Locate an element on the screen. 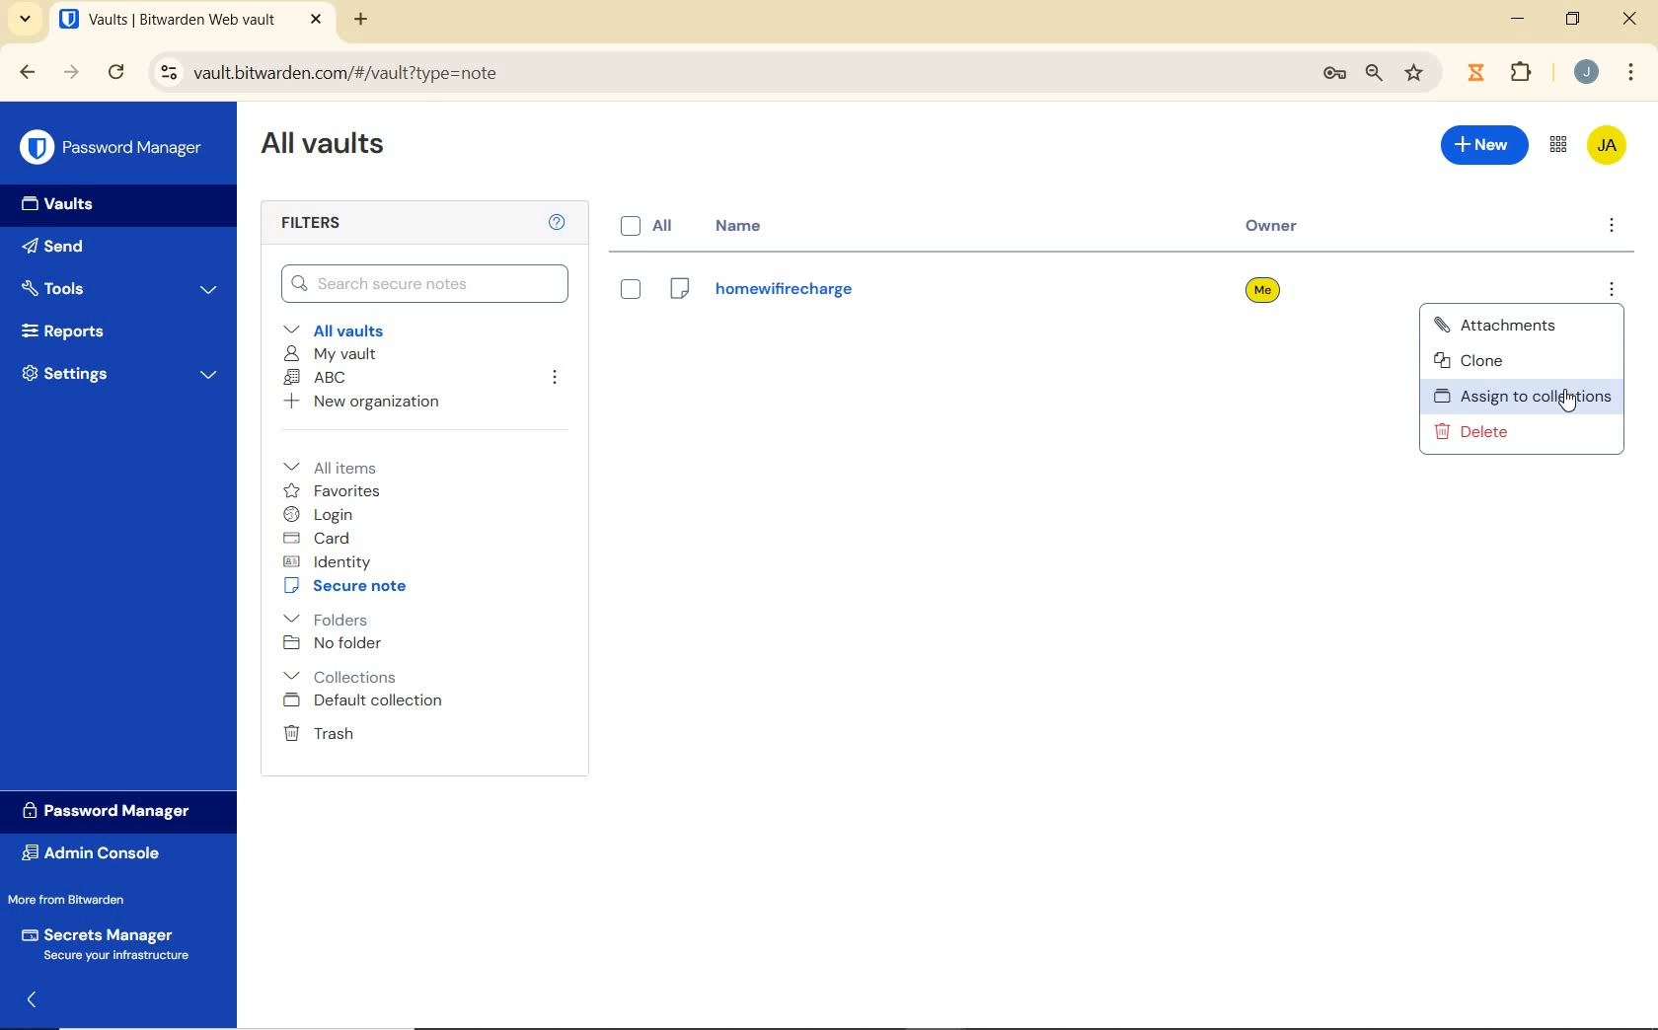  assign to collection is located at coordinates (1522, 393).